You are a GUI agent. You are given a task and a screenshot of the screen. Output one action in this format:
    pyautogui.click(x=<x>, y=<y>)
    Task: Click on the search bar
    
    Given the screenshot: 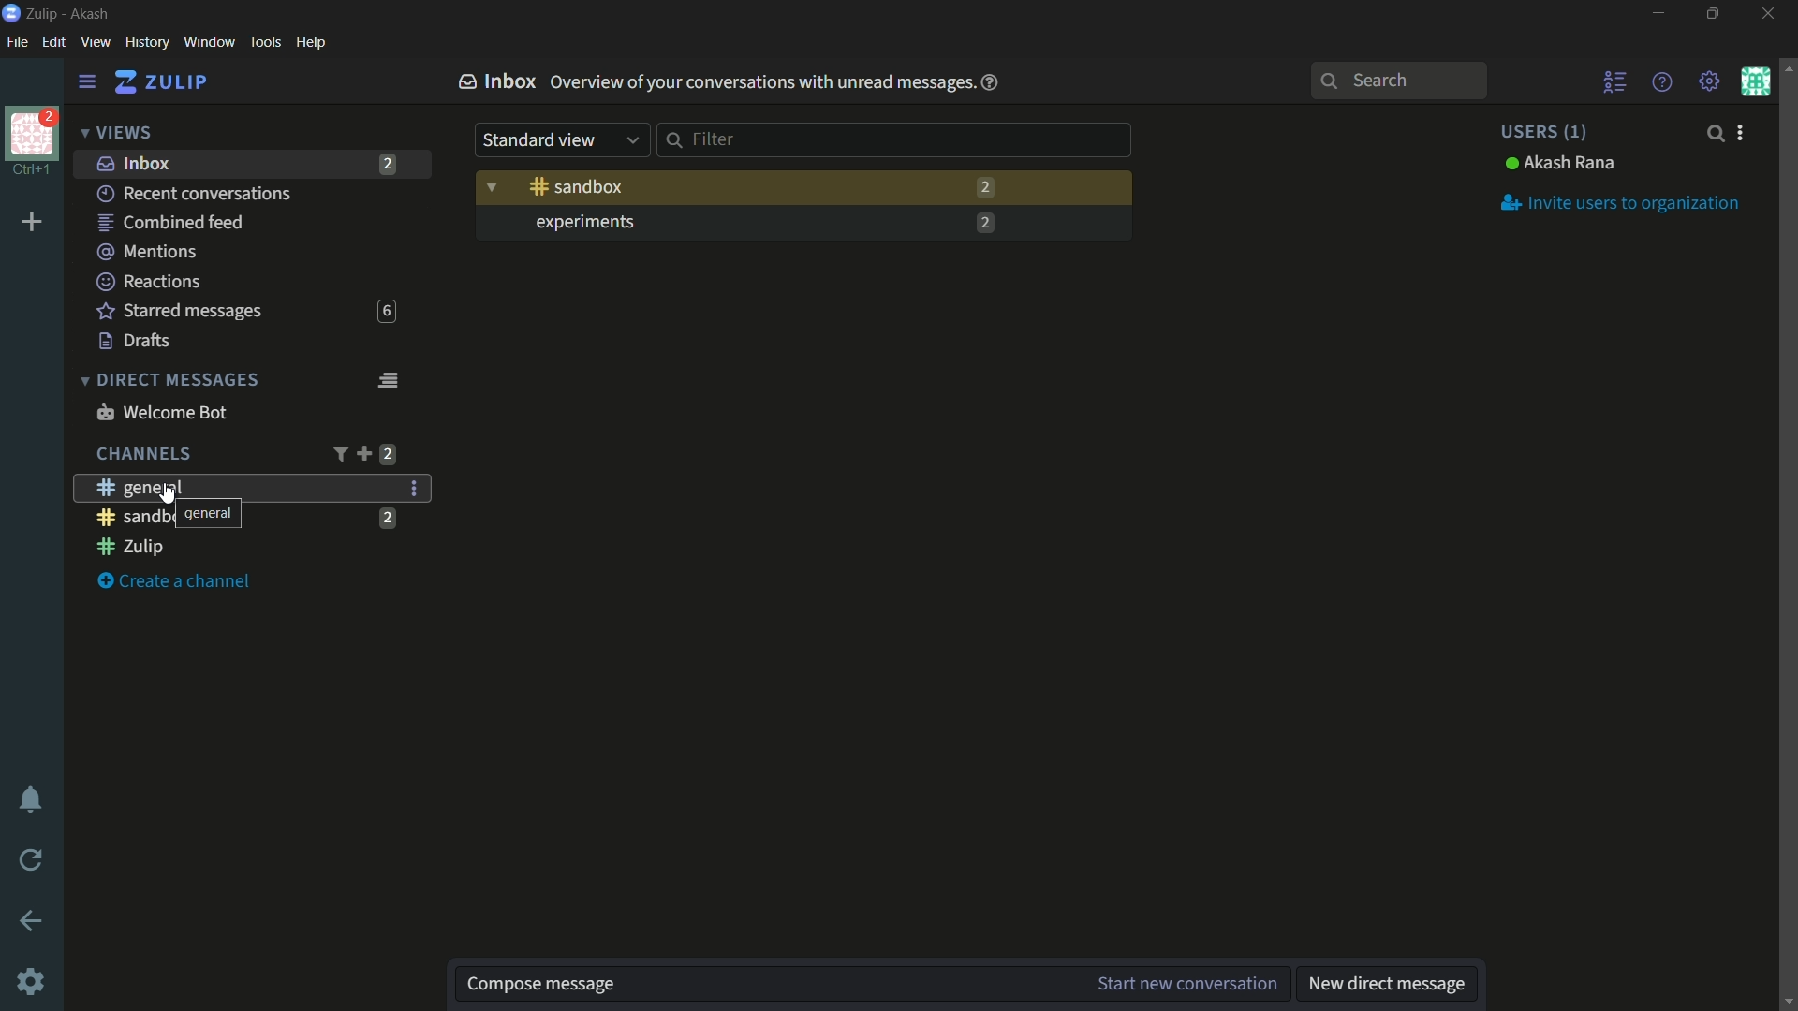 What is the action you would take?
    pyautogui.click(x=1398, y=81)
    